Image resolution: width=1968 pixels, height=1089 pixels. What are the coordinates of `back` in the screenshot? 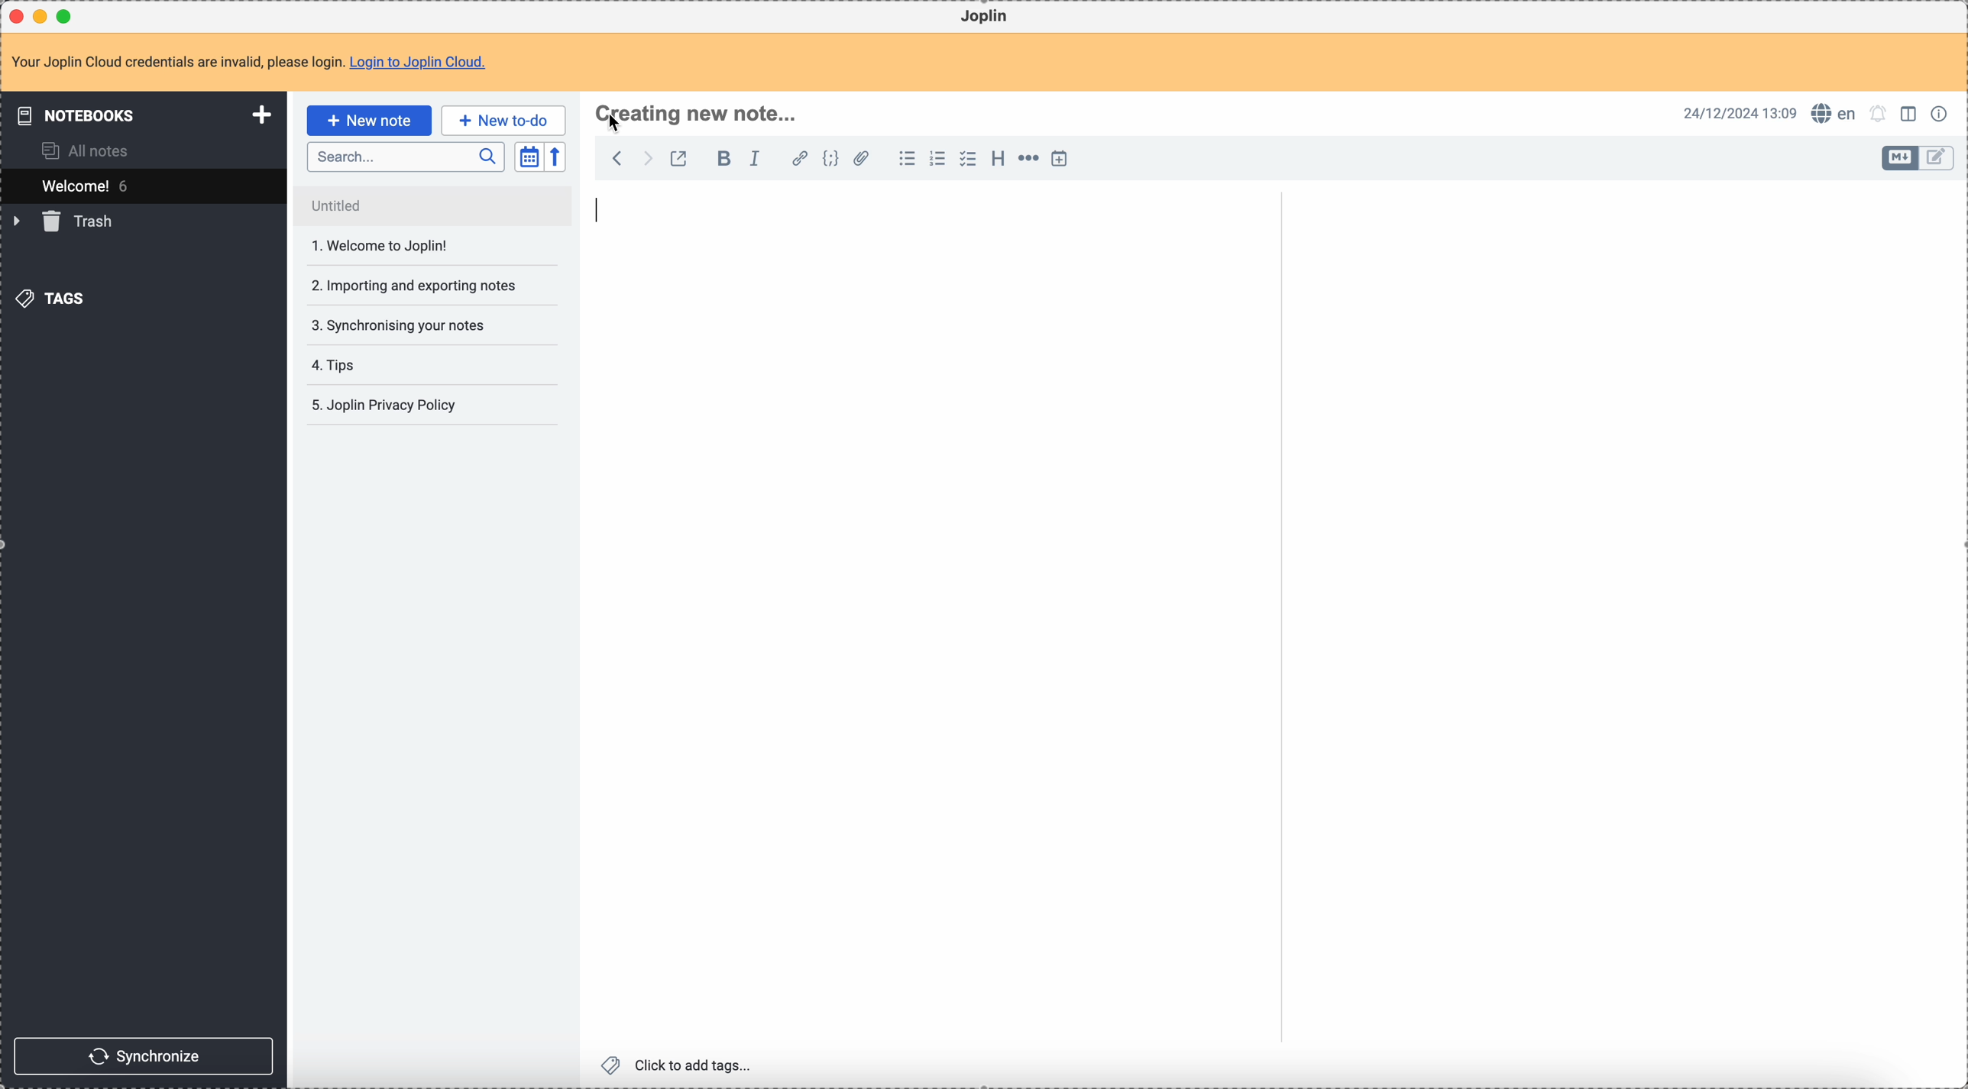 It's located at (617, 158).